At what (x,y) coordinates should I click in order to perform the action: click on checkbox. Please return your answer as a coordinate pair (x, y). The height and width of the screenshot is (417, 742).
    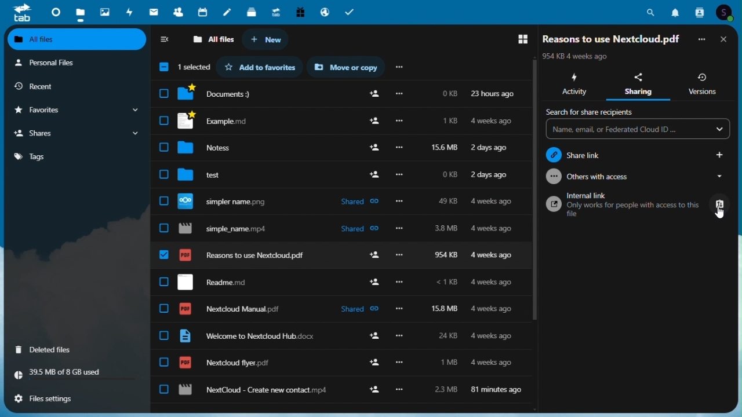
    Looking at the image, I should click on (165, 255).